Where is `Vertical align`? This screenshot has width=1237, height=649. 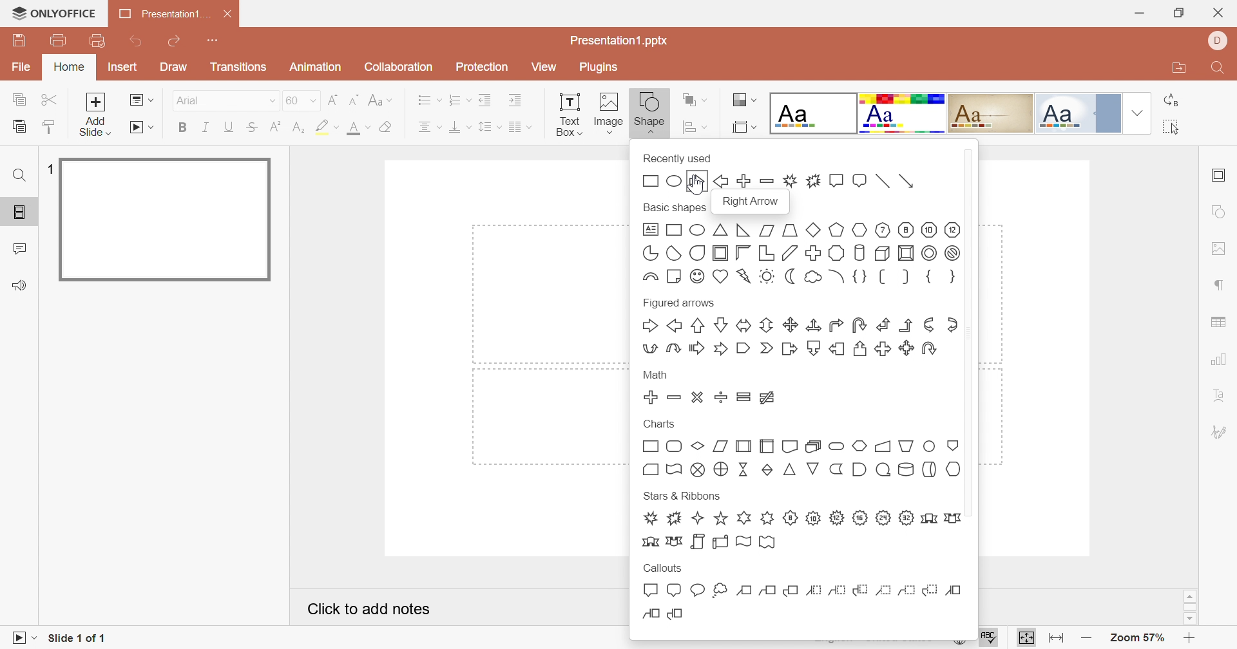 Vertical align is located at coordinates (460, 127).